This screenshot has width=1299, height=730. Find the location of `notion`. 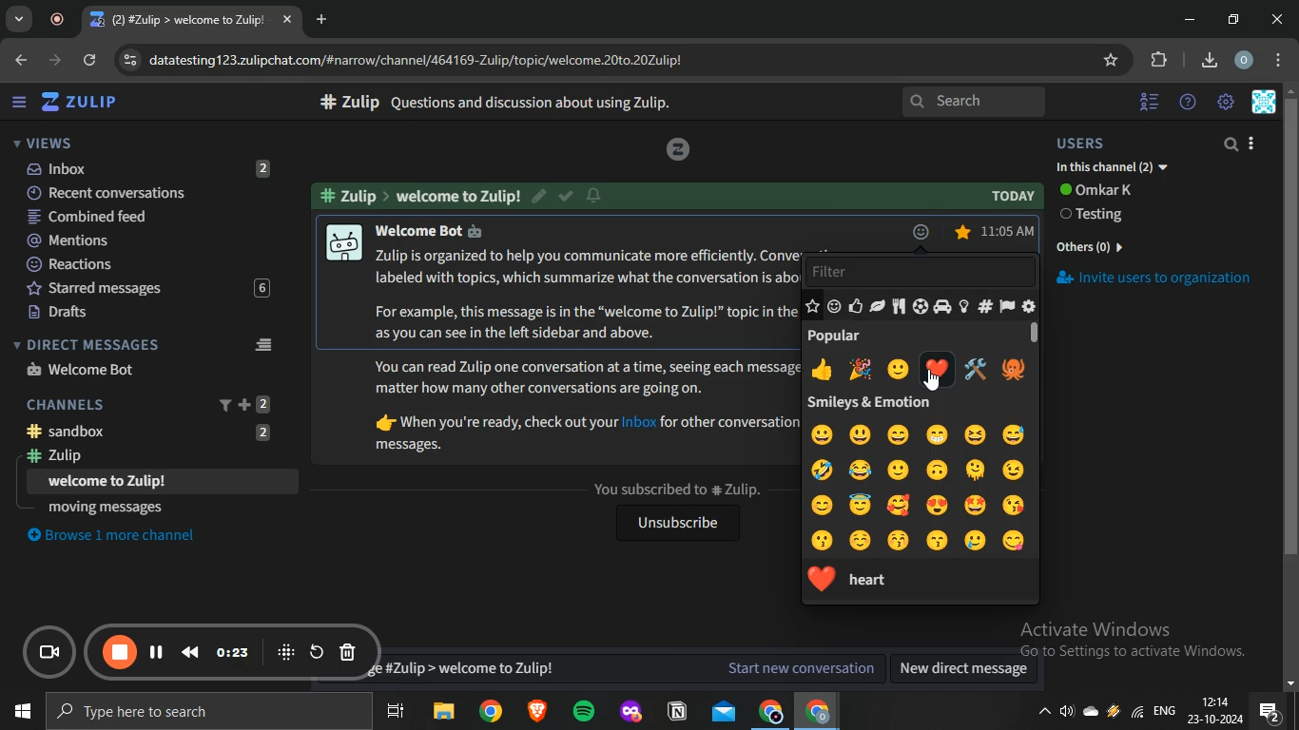

notion is located at coordinates (679, 712).